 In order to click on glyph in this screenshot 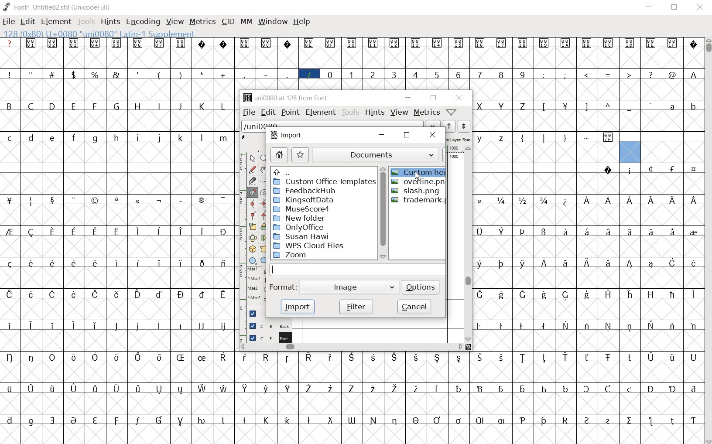, I will do `click(479, 106)`.